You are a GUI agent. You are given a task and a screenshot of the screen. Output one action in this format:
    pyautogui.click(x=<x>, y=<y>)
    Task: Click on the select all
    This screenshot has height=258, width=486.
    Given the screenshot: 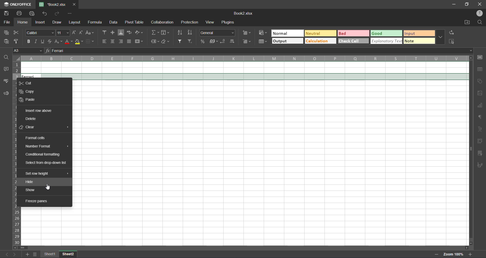 What is the action you would take?
    pyautogui.click(x=452, y=41)
    